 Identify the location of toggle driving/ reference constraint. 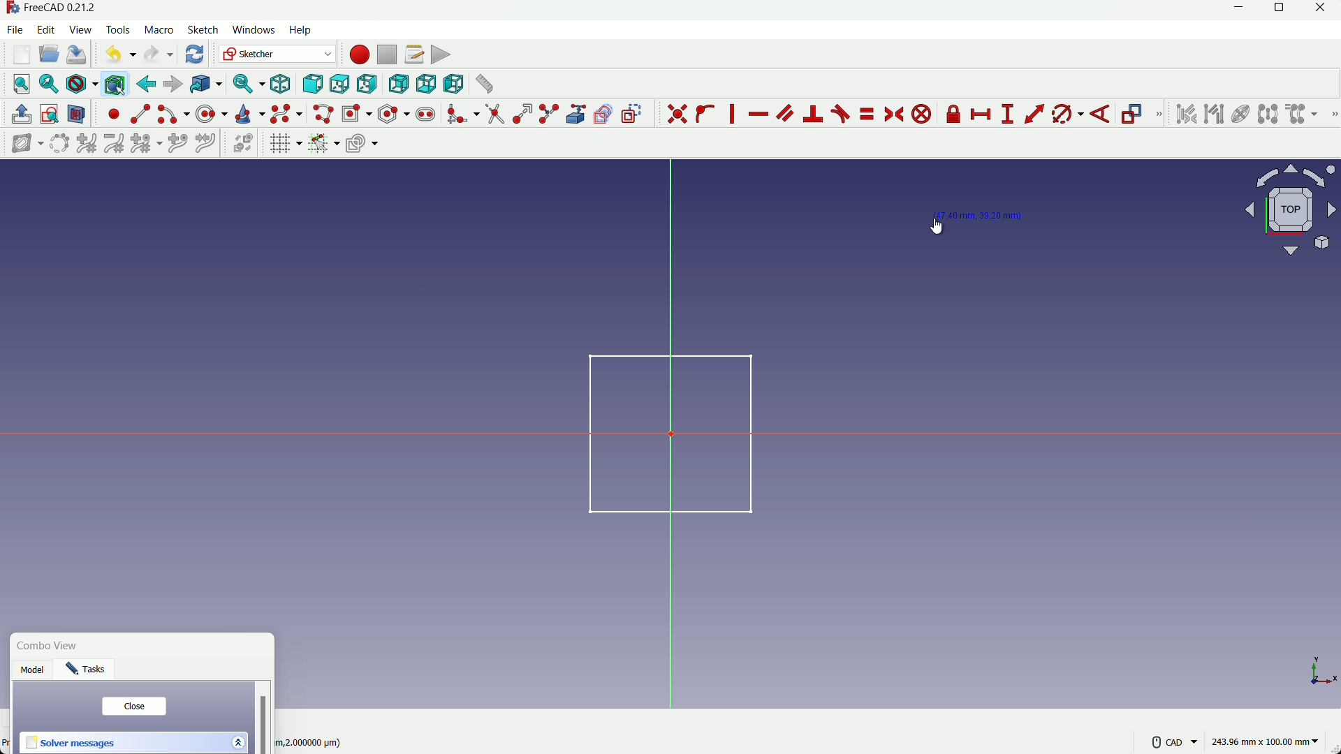
(1134, 115).